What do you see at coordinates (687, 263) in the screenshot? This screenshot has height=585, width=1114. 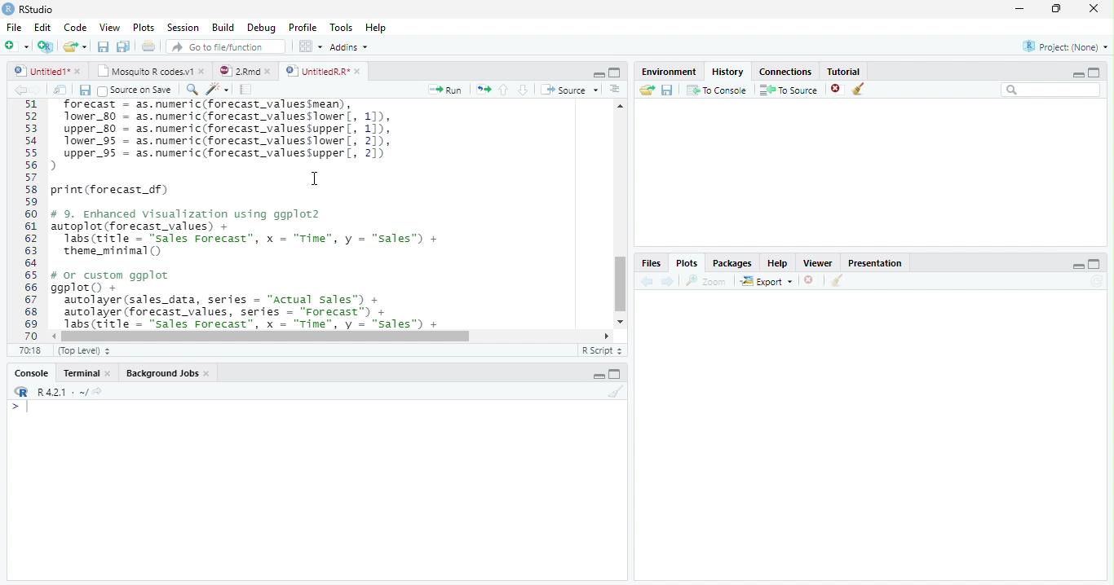 I see `Plots` at bounding box center [687, 263].